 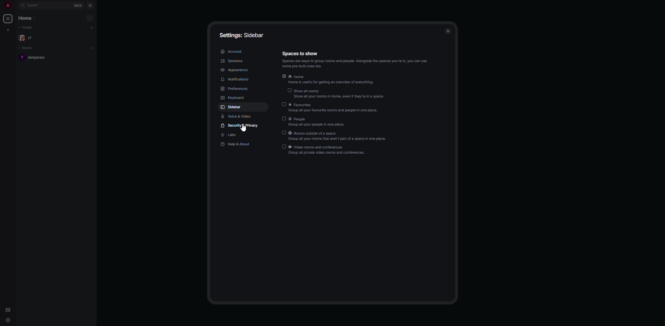 What do you see at coordinates (236, 145) in the screenshot?
I see `help & about` at bounding box center [236, 145].